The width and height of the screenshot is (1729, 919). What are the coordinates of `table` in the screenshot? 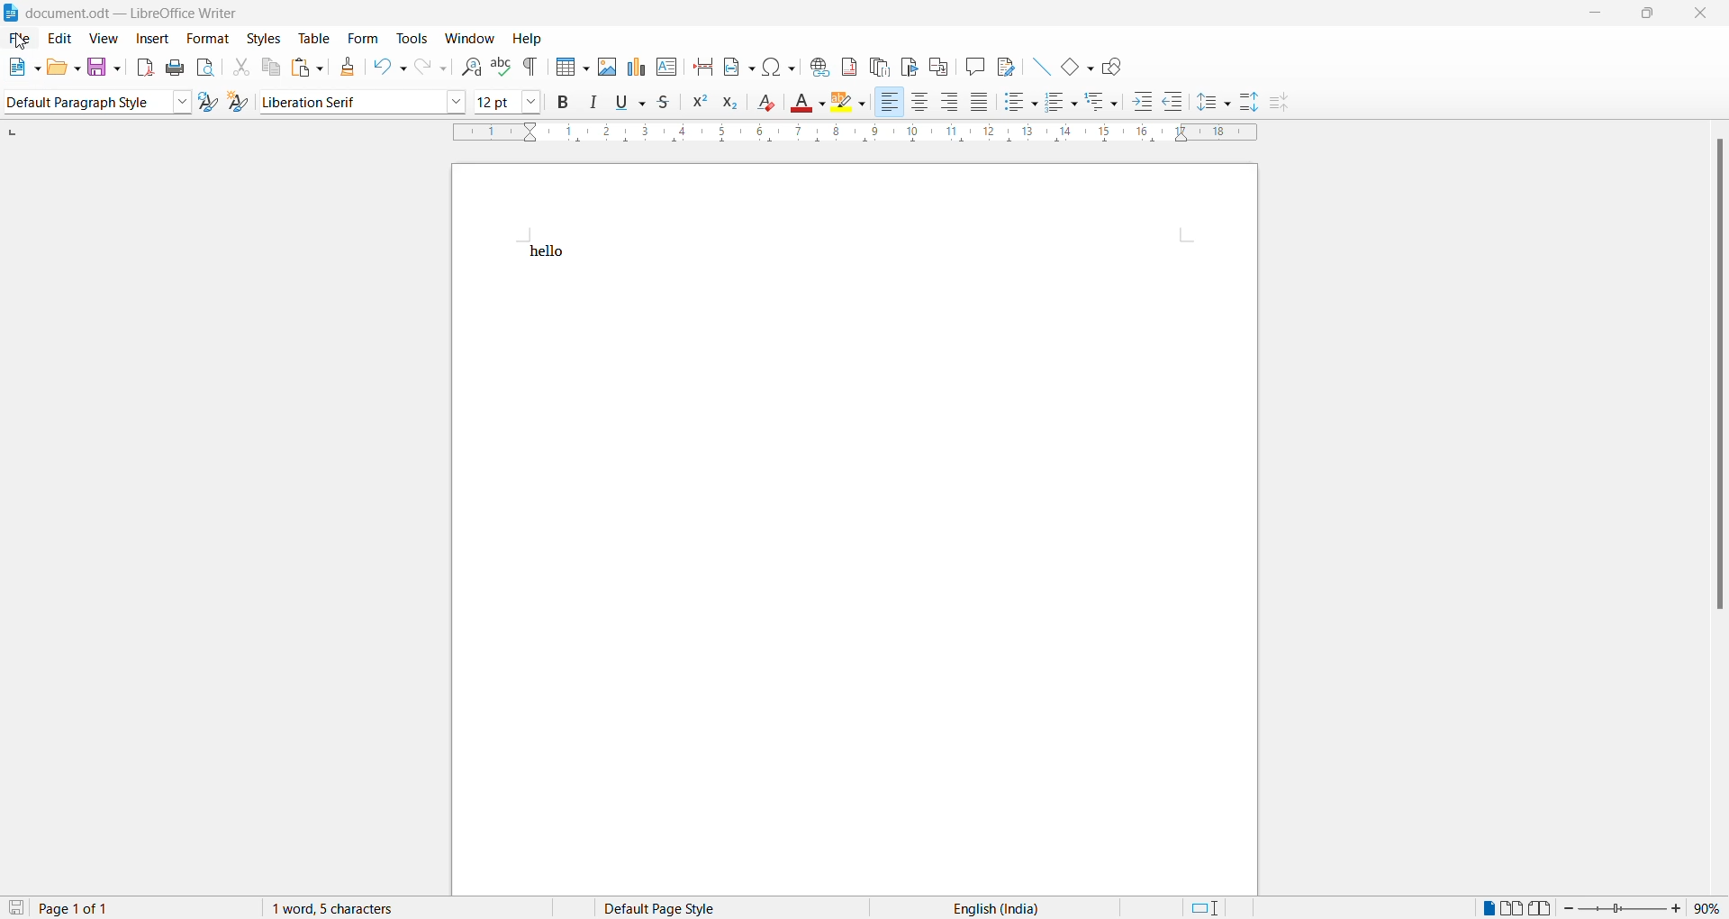 It's located at (311, 38).